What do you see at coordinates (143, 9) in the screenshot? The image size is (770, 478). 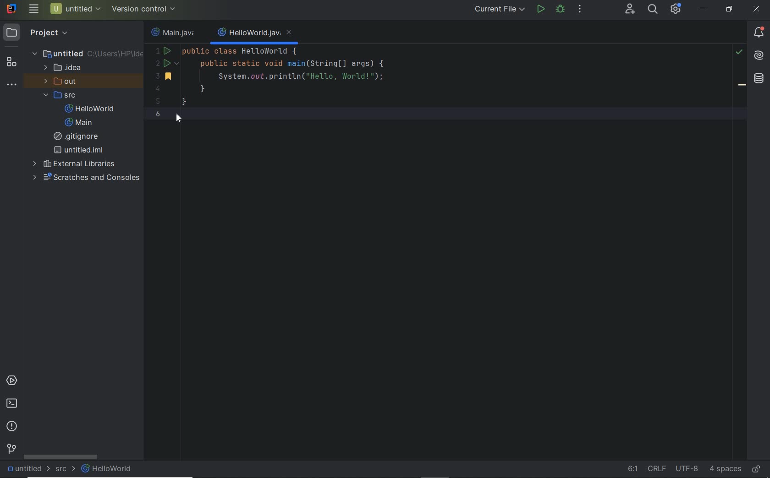 I see `configure version control` at bounding box center [143, 9].